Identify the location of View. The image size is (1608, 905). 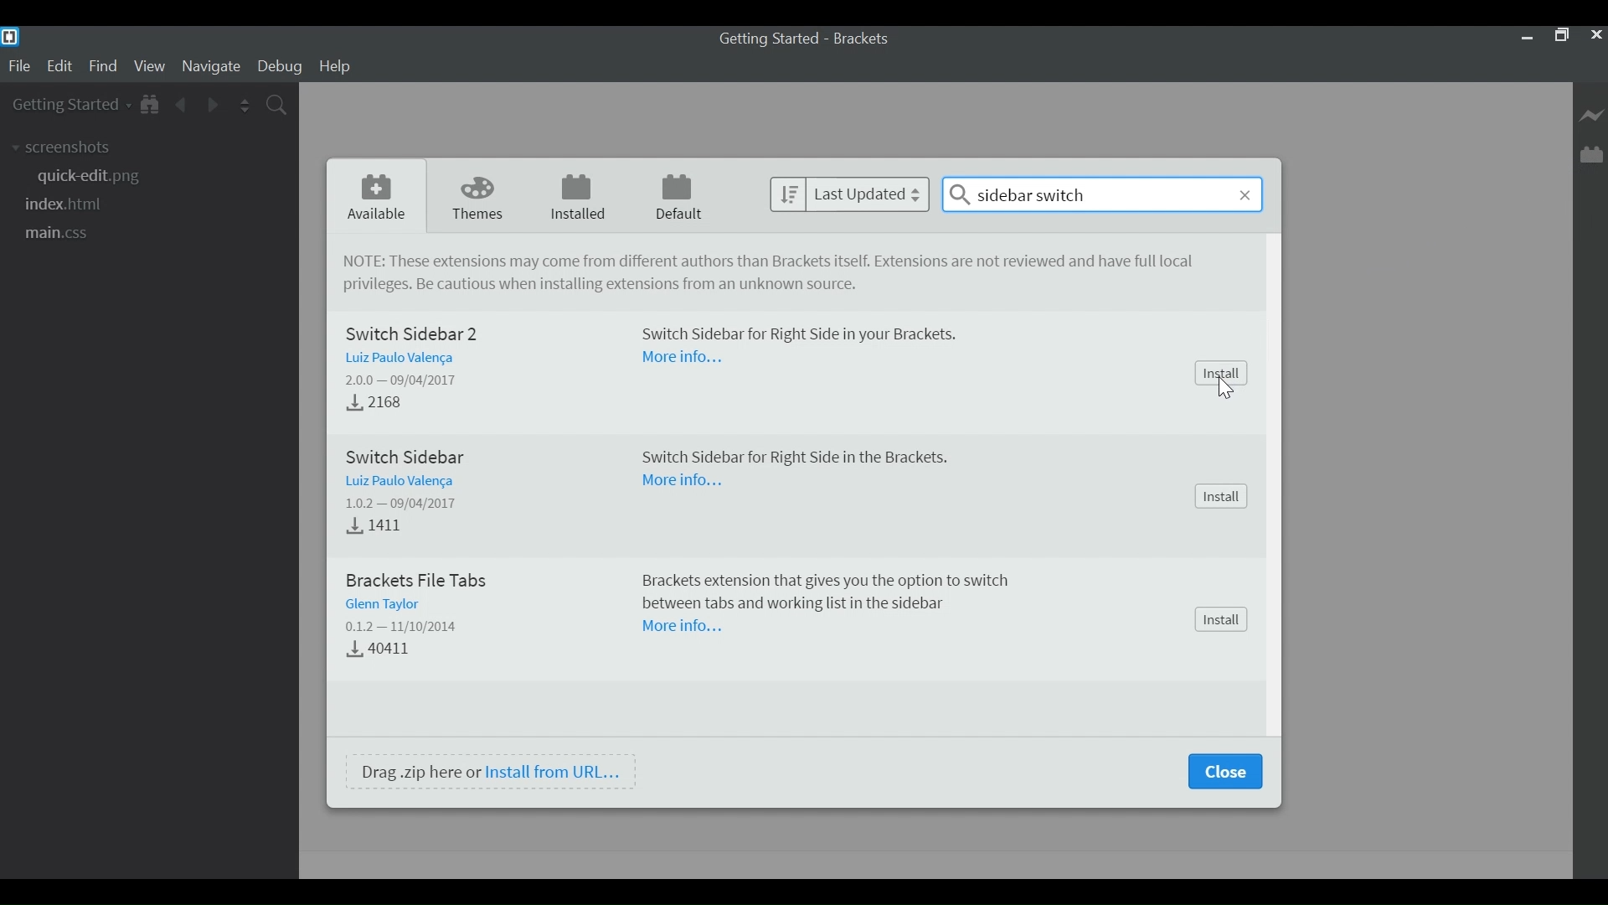
(149, 68).